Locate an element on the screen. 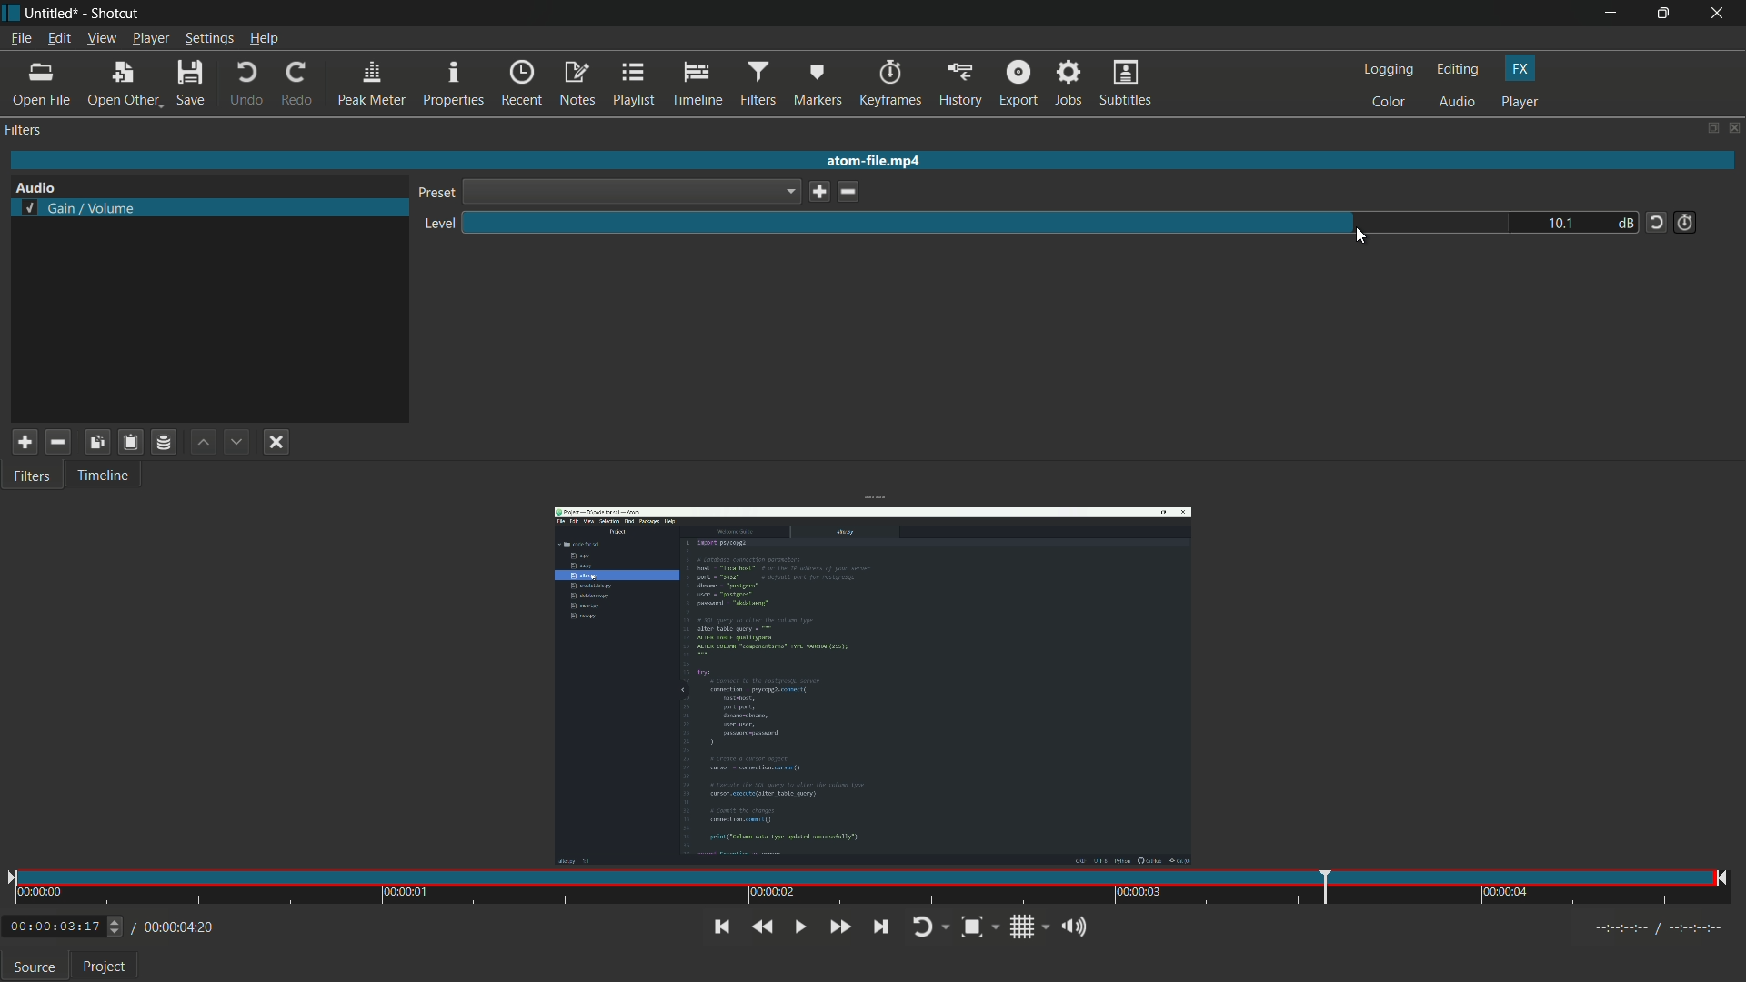 The height and width of the screenshot is (982, 1746). Filters is located at coordinates (35, 478).